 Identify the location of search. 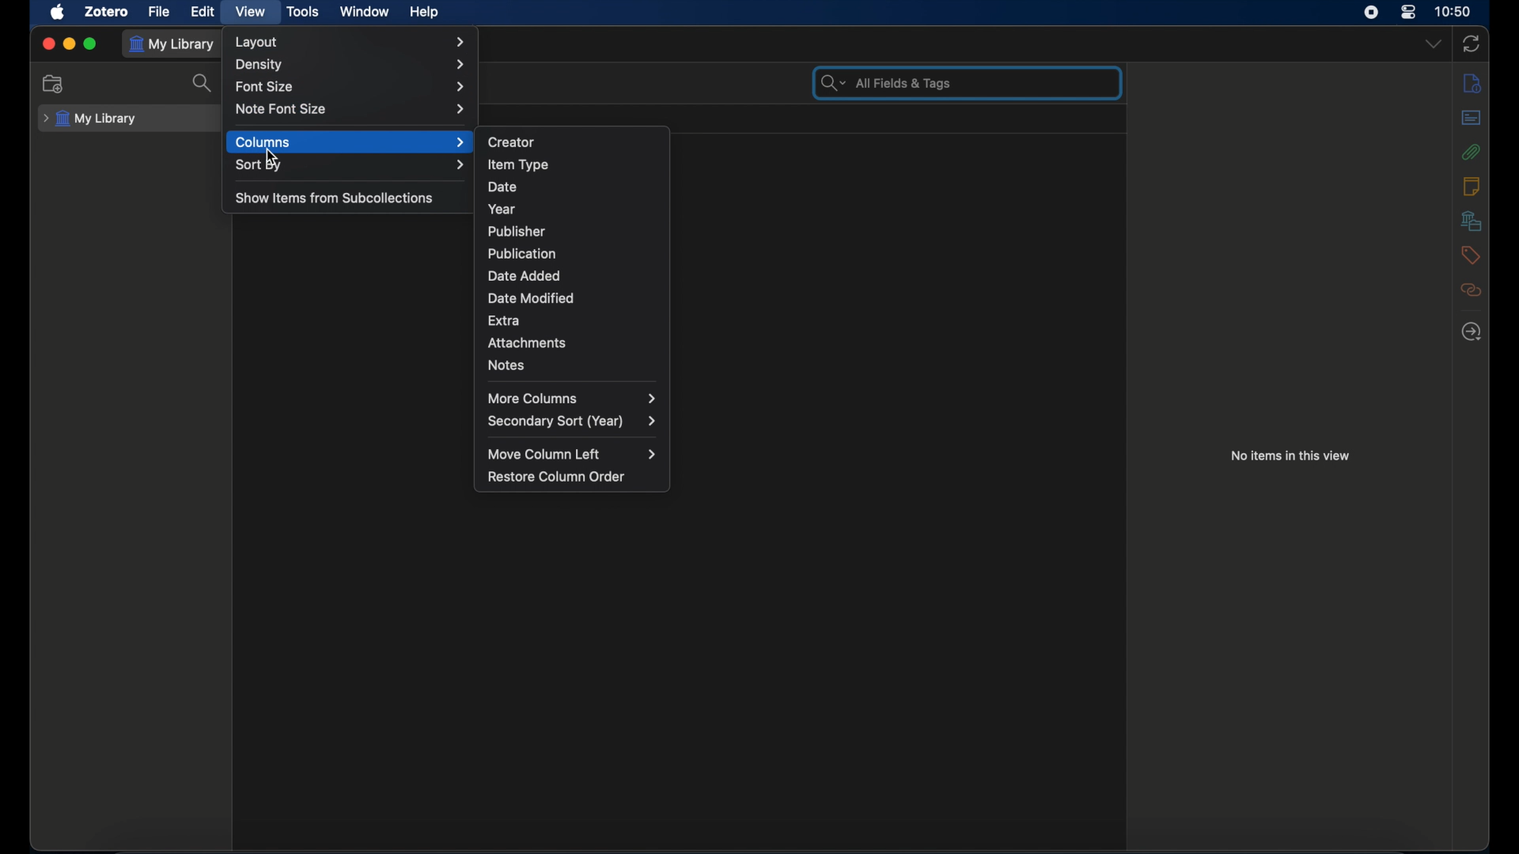
(204, 83).